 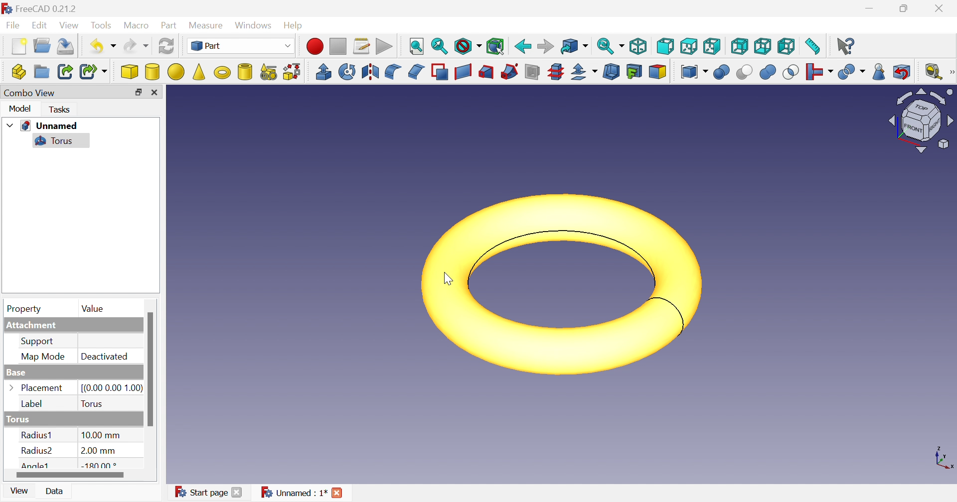 I want to click on View, so click(x=21, y=491).